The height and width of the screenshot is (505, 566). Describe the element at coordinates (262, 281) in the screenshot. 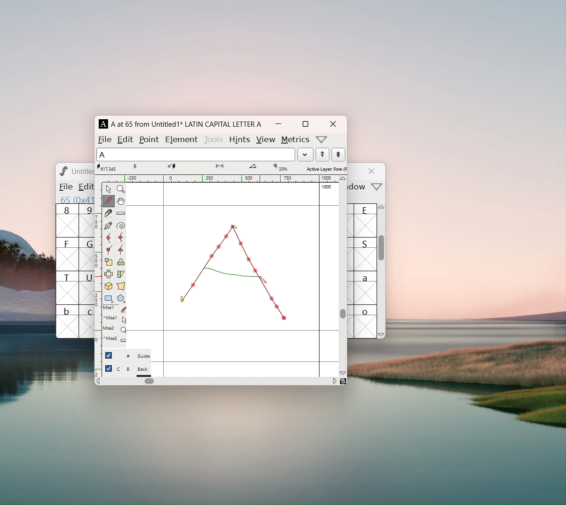

I see `cursor` at that location.